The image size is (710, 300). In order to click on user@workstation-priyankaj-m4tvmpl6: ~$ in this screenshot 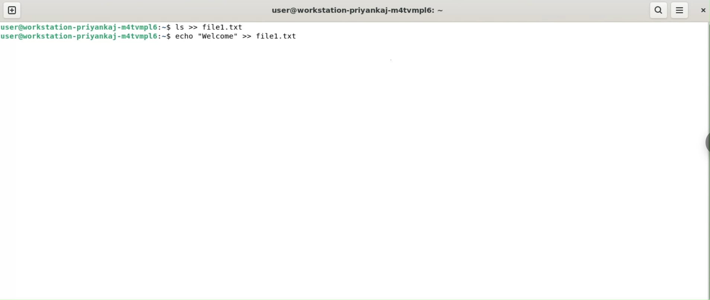, I will do `click(87, 37)`.